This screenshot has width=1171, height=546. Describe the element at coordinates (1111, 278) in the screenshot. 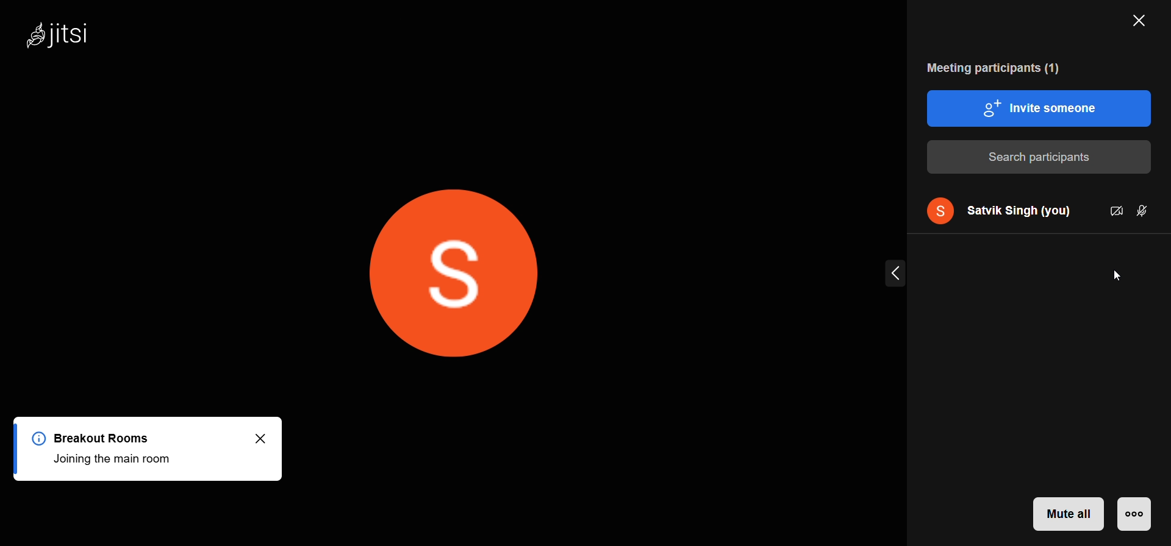

I see `cursor` at that location.